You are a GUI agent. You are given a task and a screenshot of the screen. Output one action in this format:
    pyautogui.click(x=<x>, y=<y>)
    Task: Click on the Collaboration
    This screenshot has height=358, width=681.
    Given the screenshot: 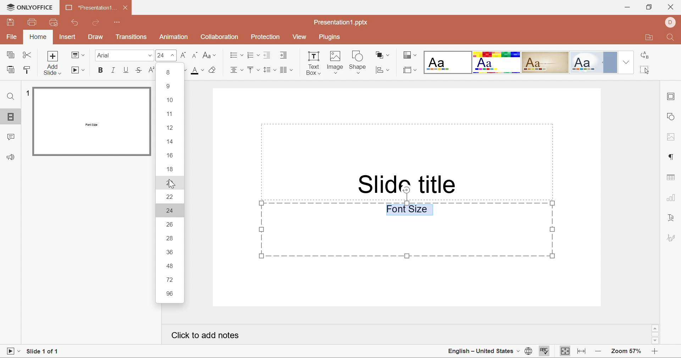 What is the action you would take?
    pyautogui.click(x=218, y=37)
    